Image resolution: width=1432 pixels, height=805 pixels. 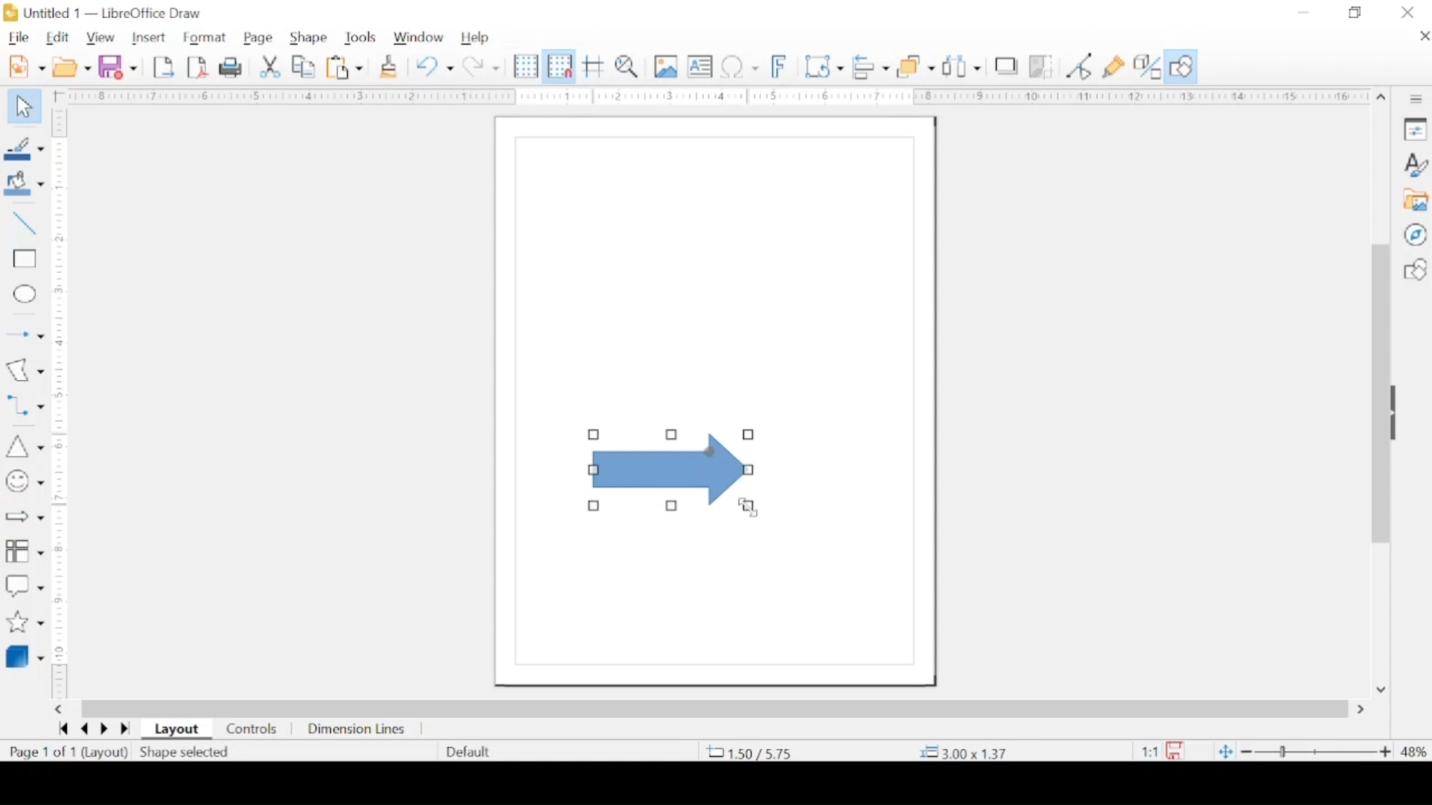 I want to click on margin, so click(x=63, y=319).